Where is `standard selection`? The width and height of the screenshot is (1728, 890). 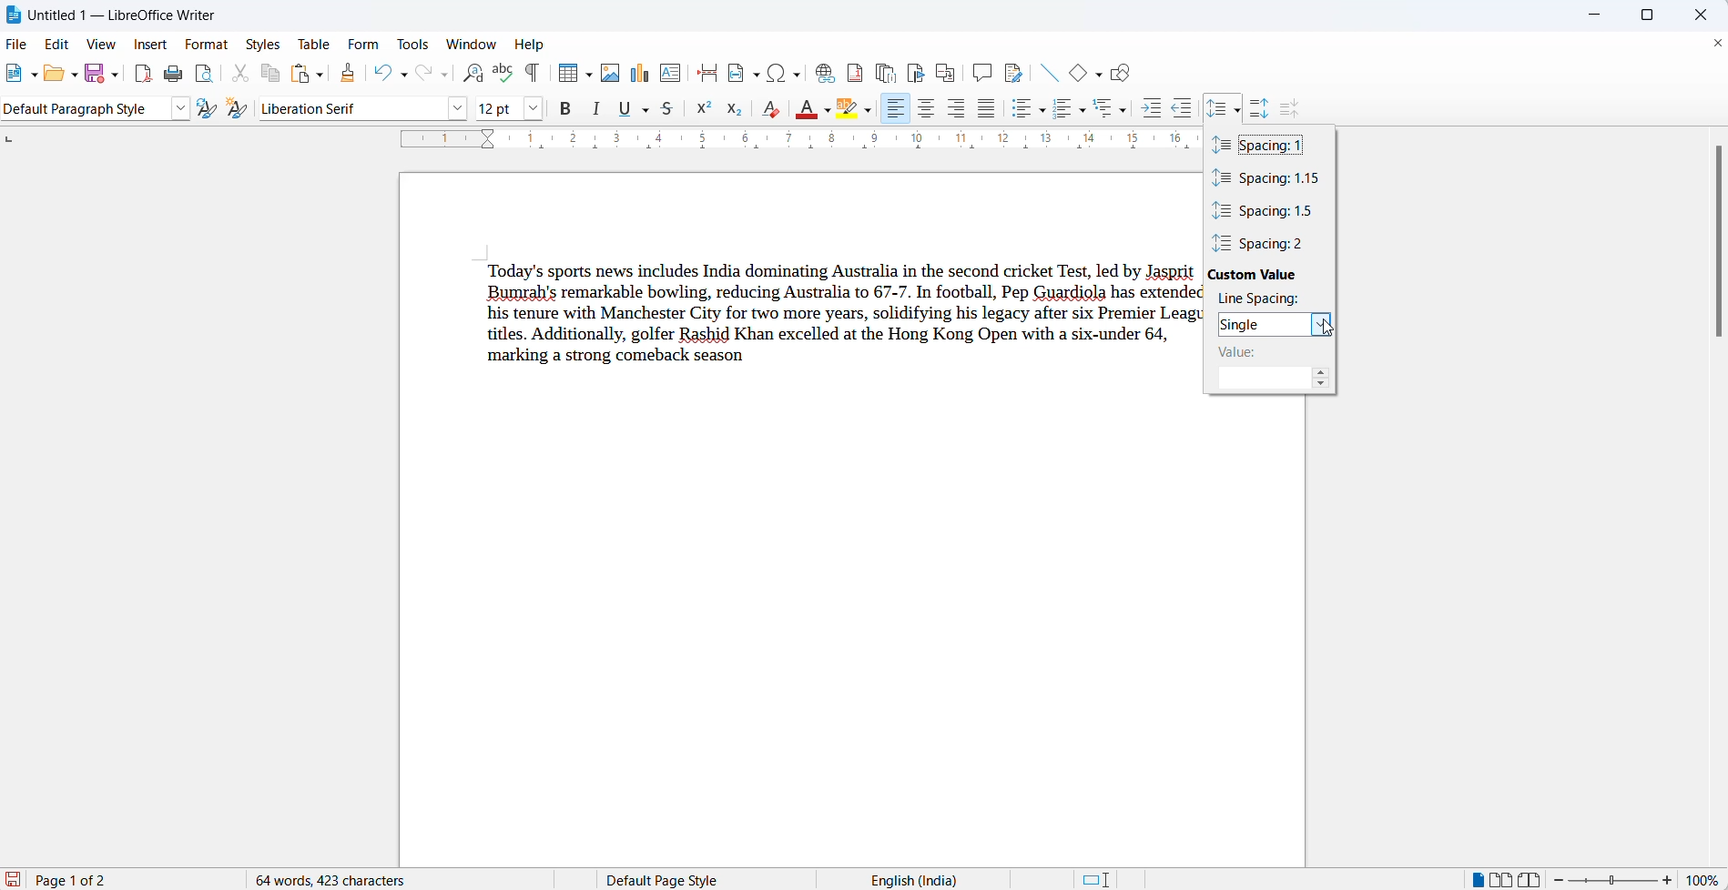
standard selection is located at coordinates (1096, 878).